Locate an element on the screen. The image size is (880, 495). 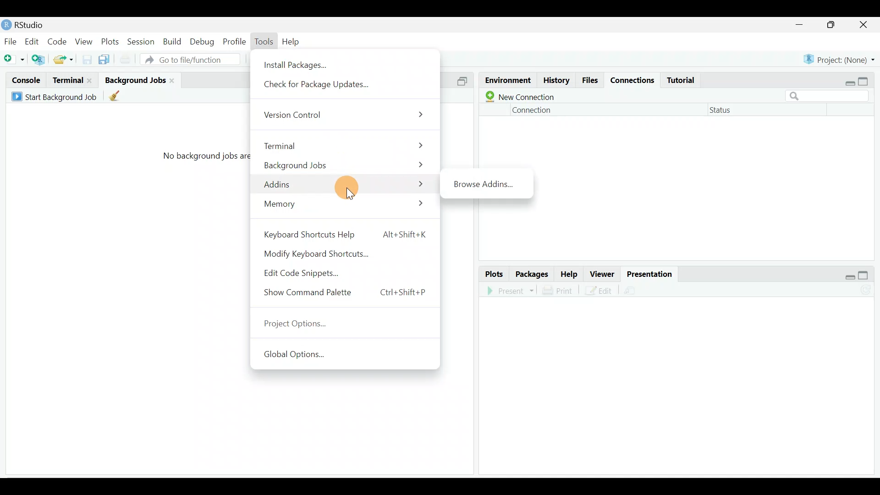
Help is located at coordinates (292, 42).